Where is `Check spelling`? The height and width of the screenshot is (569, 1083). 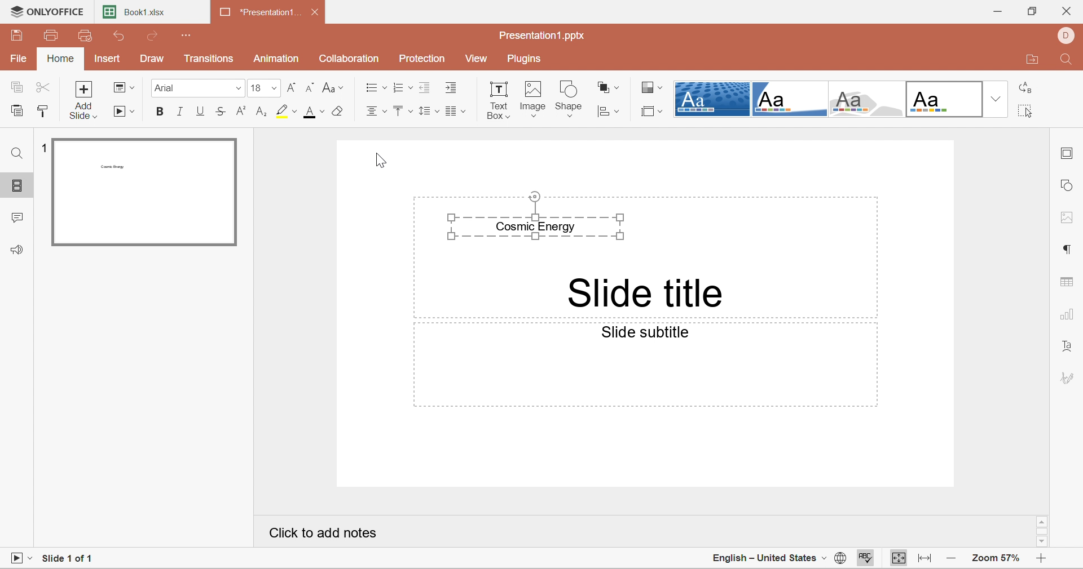
Check spelling is located at coordinates (867, 558).